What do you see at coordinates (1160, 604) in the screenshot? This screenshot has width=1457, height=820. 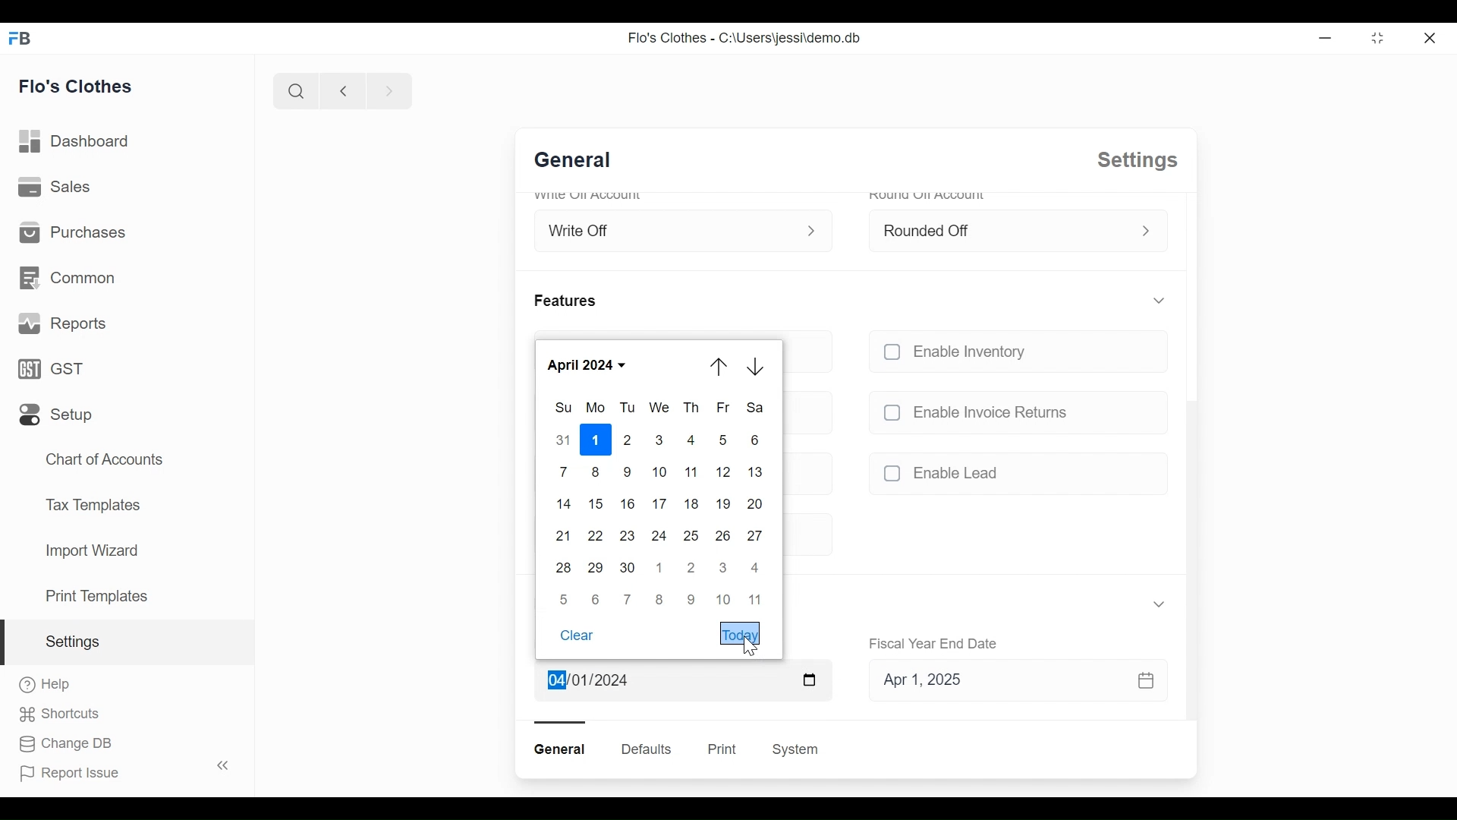 I see `Expand` at bounding box center [1160, 604].